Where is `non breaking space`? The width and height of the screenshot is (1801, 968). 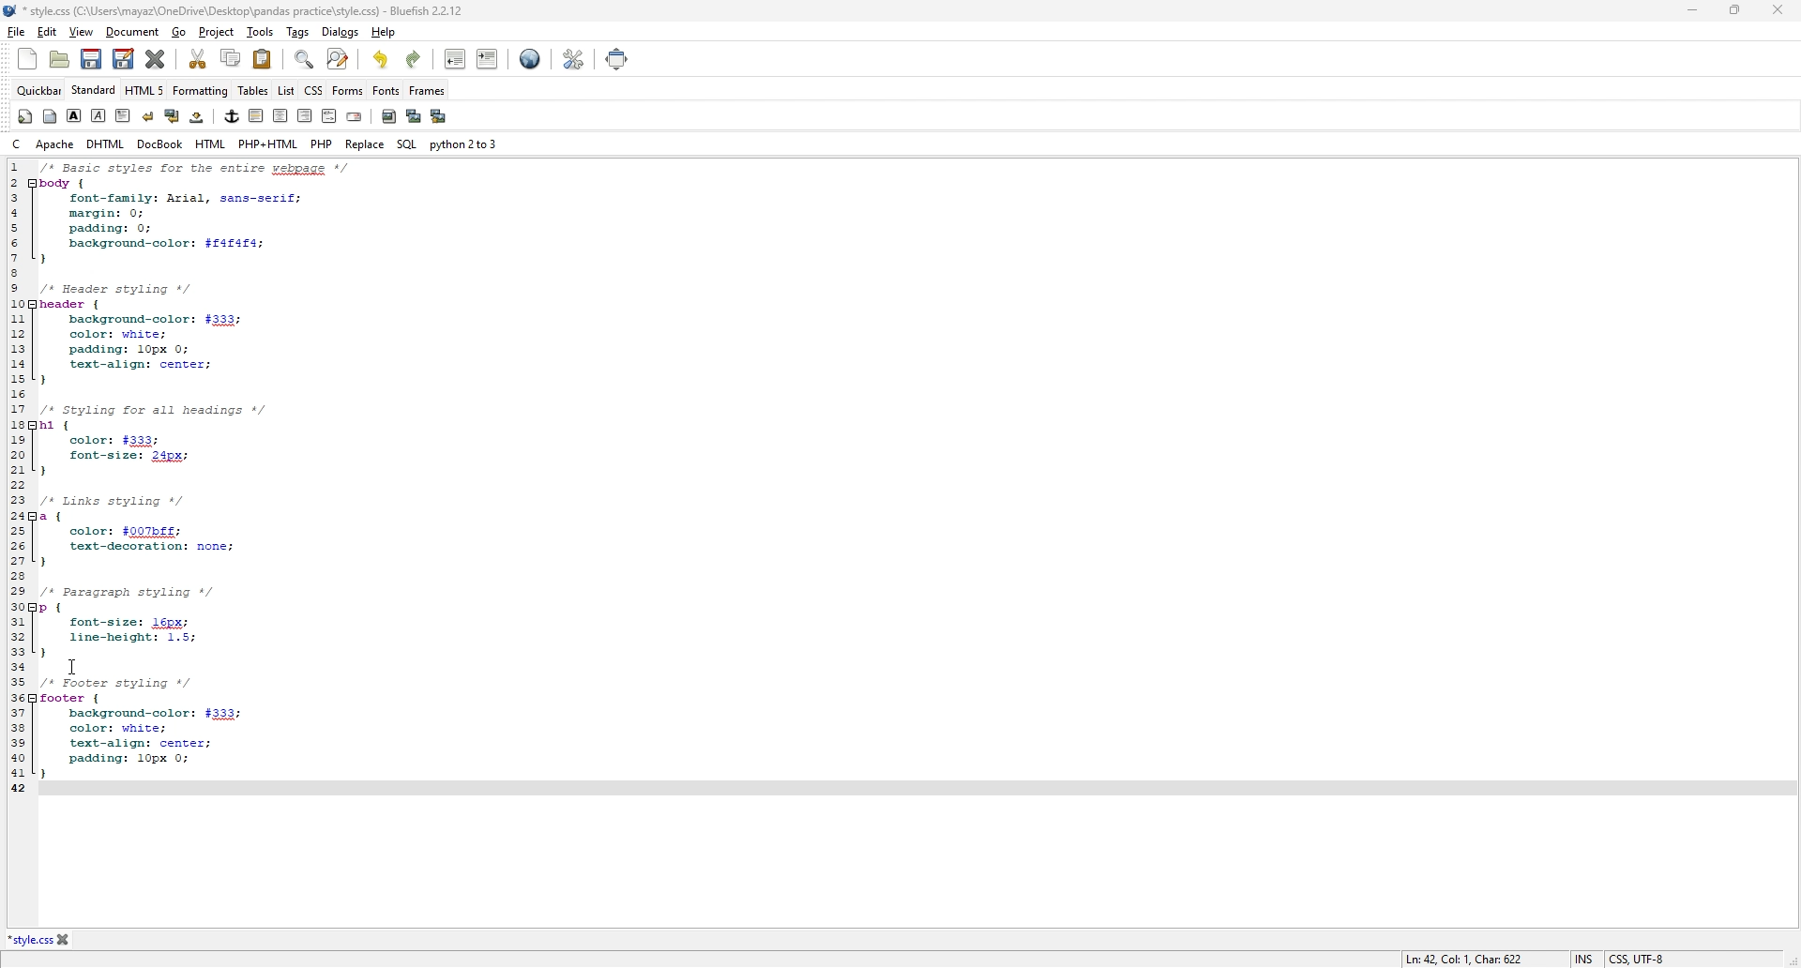 non breaking space is located at coordinates (198, 117).